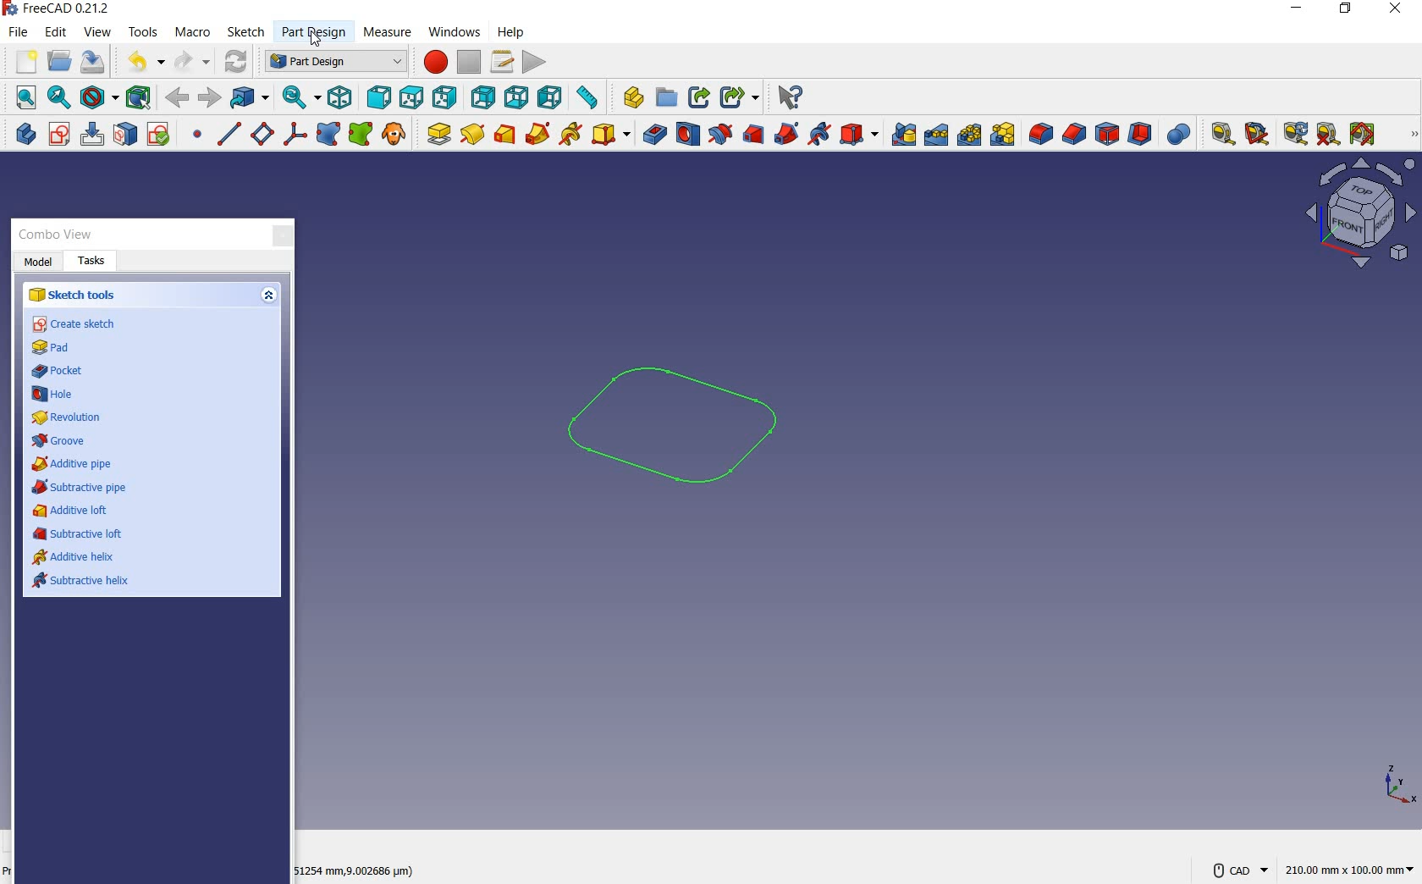 This screenshot has width=1422, height=884. What do you see at coordinates (229, 134) in the screenshot?
I see `create a datum line` at bounding box center [229, 134].